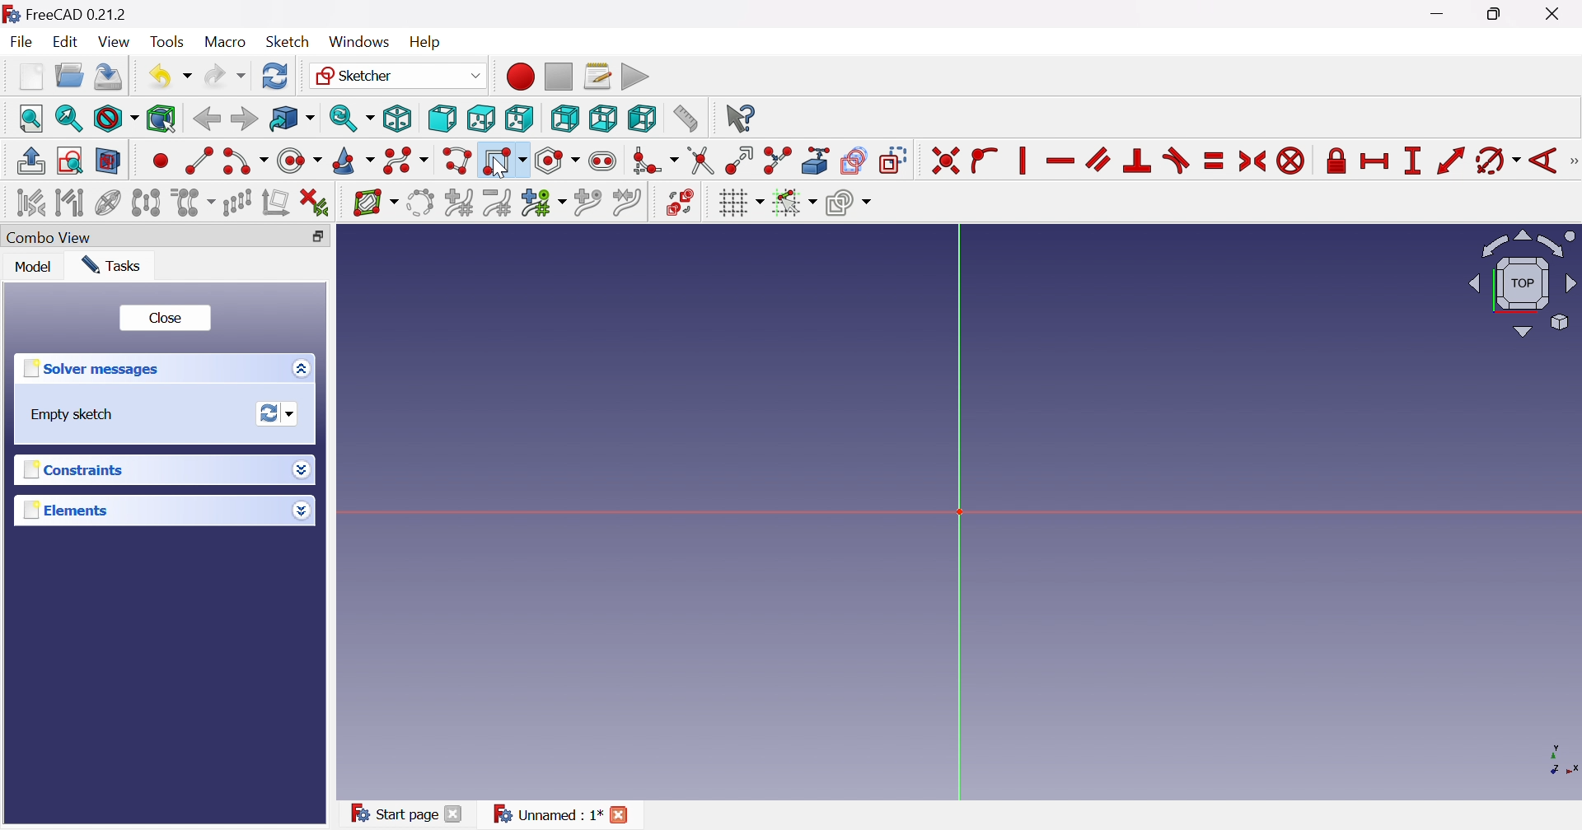 The height and width of the screenshot is (830, 1582). I want to click on Constrain perpendicular, so click(1139, 161).